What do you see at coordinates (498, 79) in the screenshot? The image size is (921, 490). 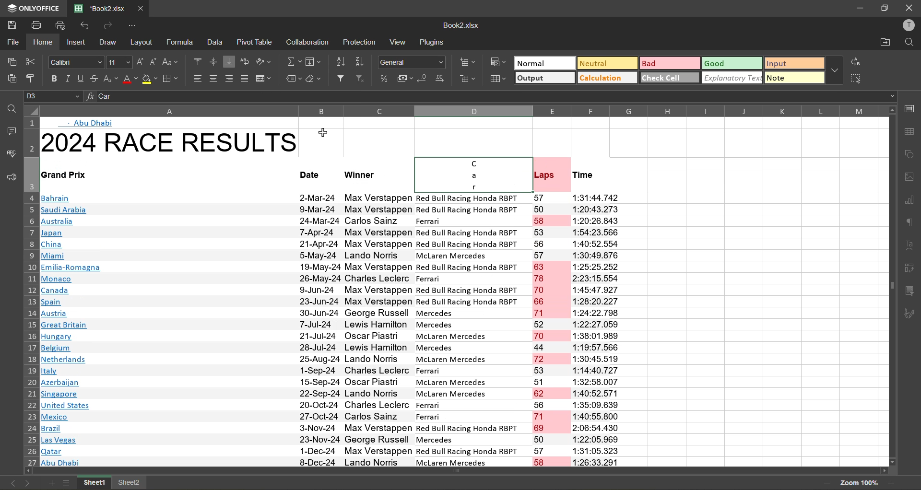 I see `format as table` at bounding box center [498, 79].